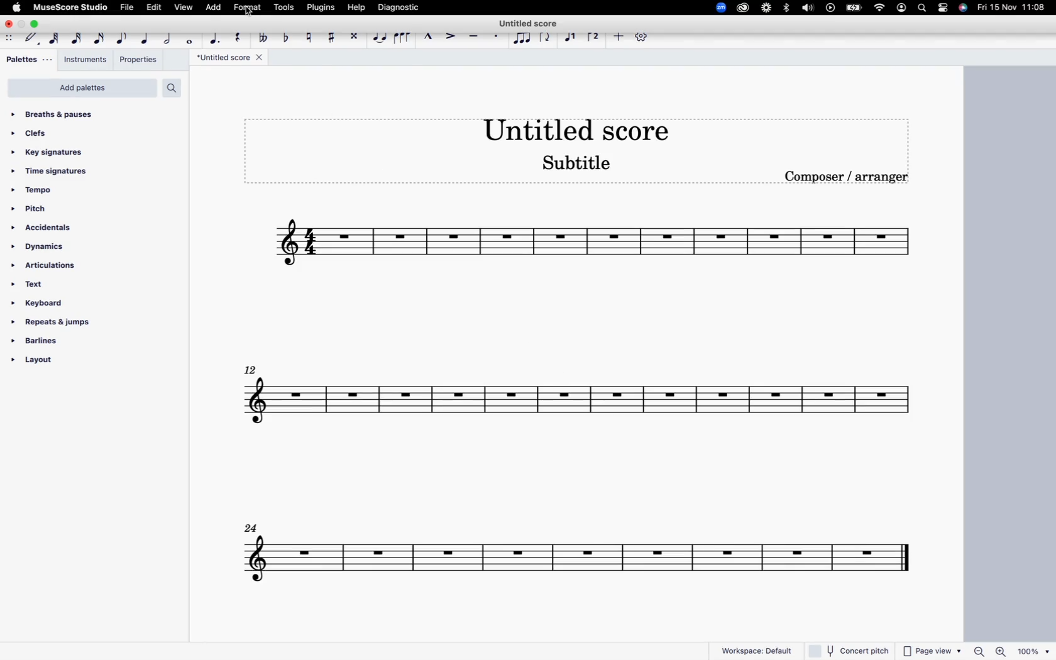 The image size is (1056, 660). I want to click on format, so click(248, 9).